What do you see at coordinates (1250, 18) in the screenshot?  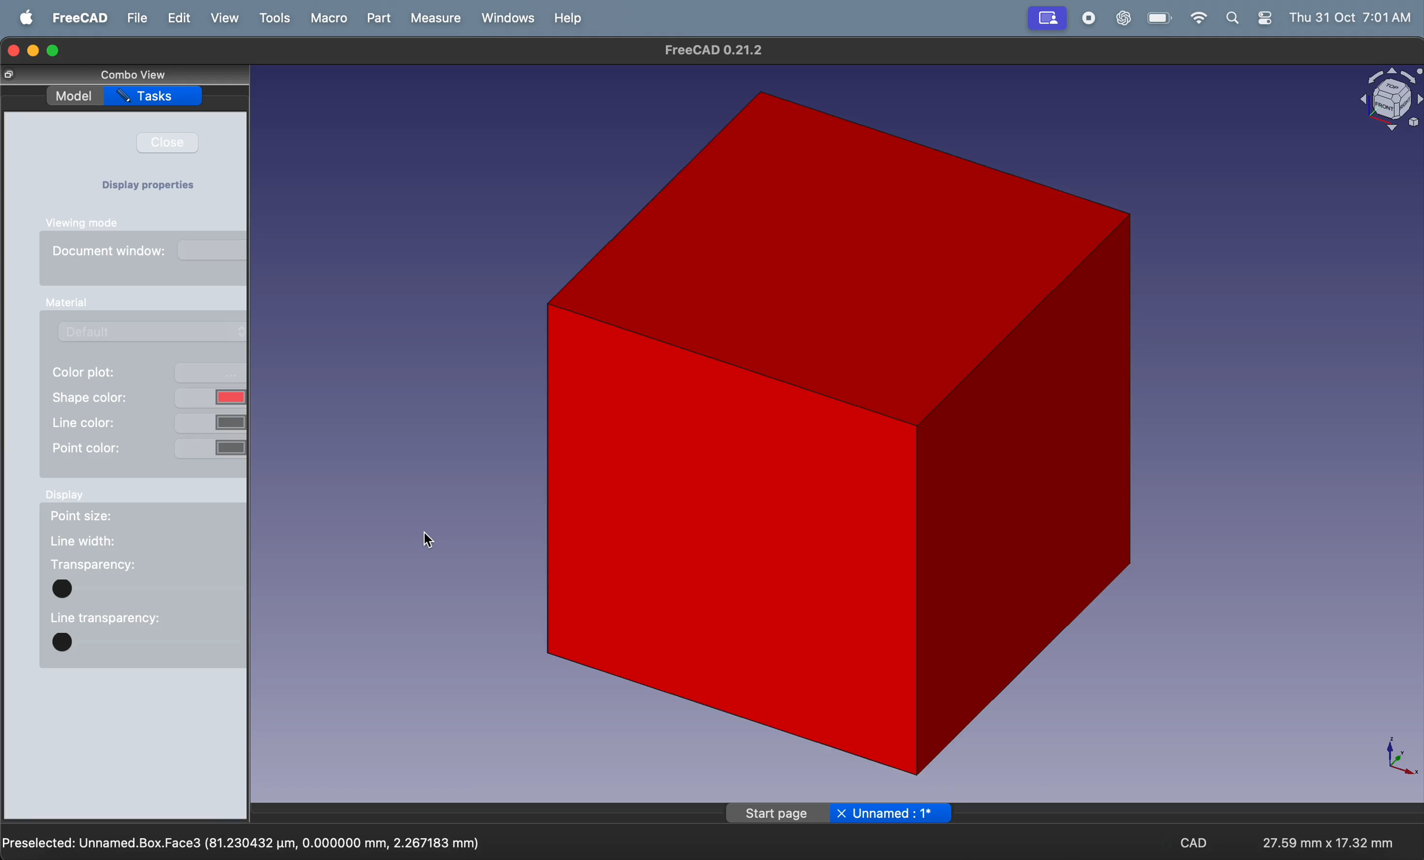 I see `apple widgets` at bounding box center [1250, 18].